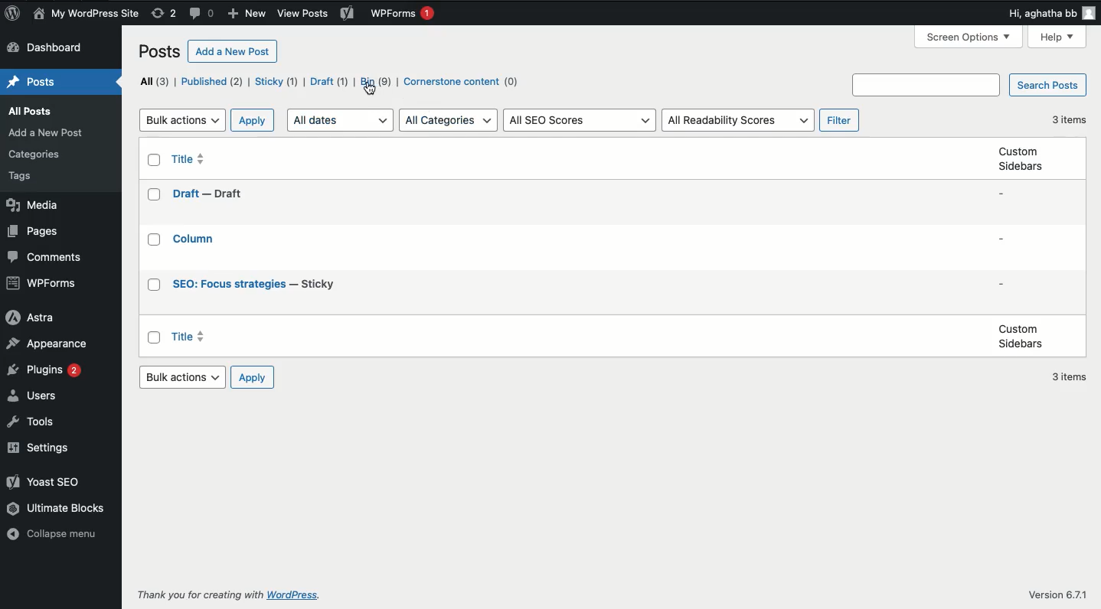 The height and width of the screenshot is (609, 1101). Describe the element at coordinates (25, 176) in the screenshot. I see `tags` at that location.